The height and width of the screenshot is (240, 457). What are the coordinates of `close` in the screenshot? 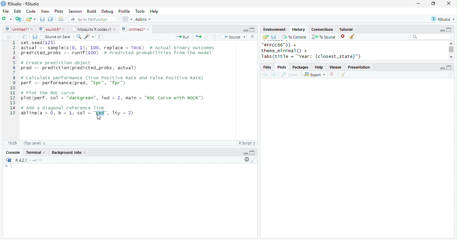 It's located at (45, 153).